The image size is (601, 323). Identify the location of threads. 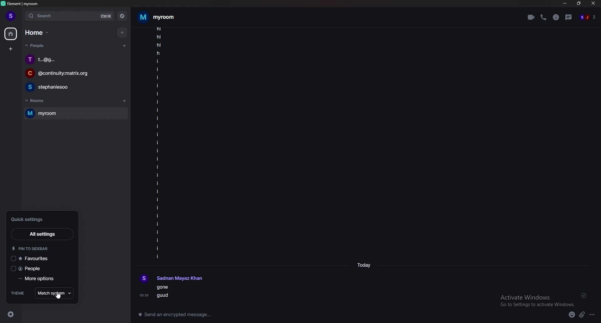
(569, 17).